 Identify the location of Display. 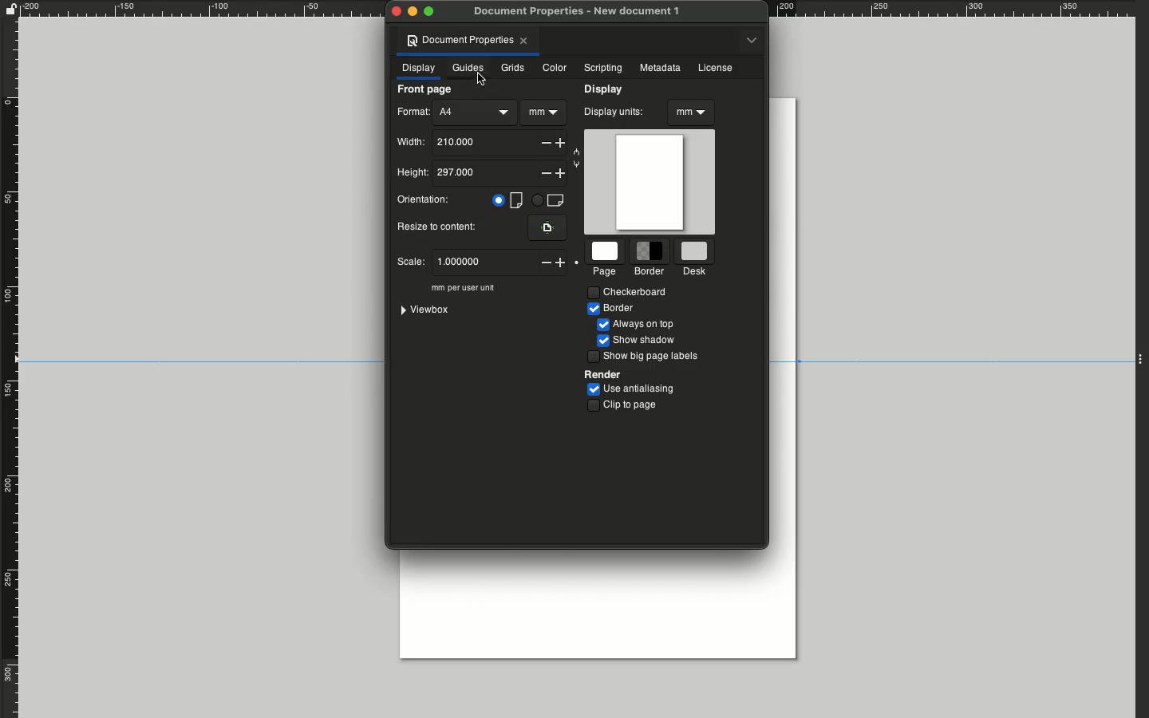
(606, 90).